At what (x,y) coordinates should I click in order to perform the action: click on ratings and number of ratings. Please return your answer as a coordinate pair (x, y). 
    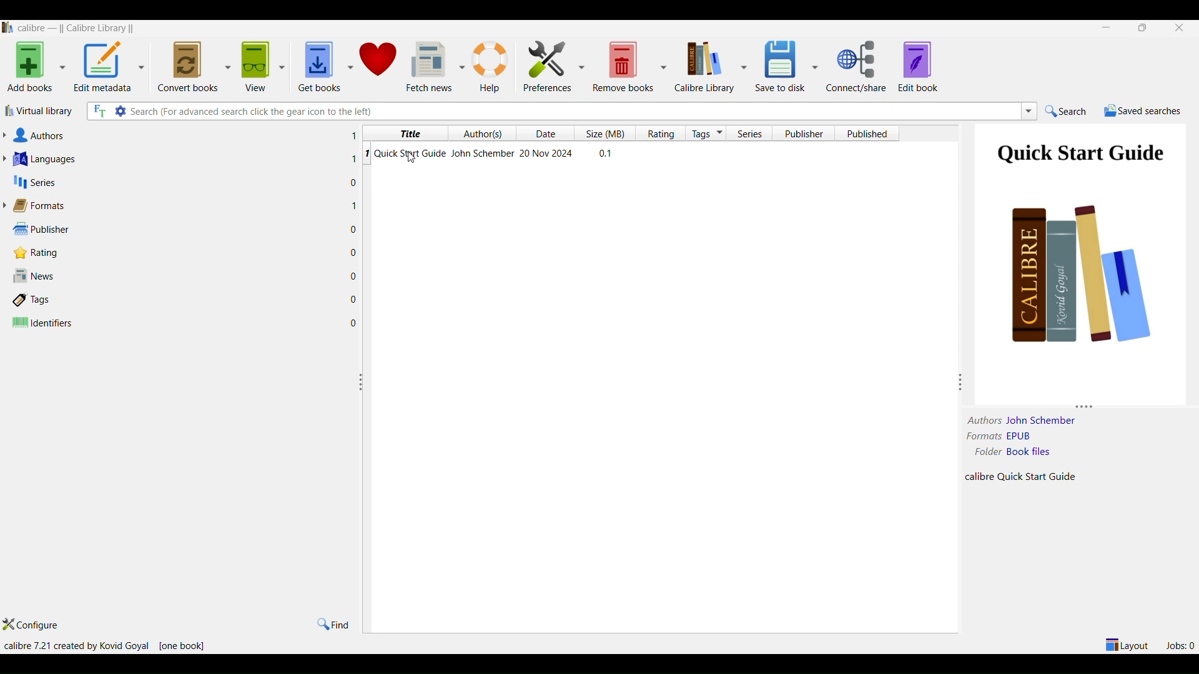
    Looking at the image, I should click on (187, 253).